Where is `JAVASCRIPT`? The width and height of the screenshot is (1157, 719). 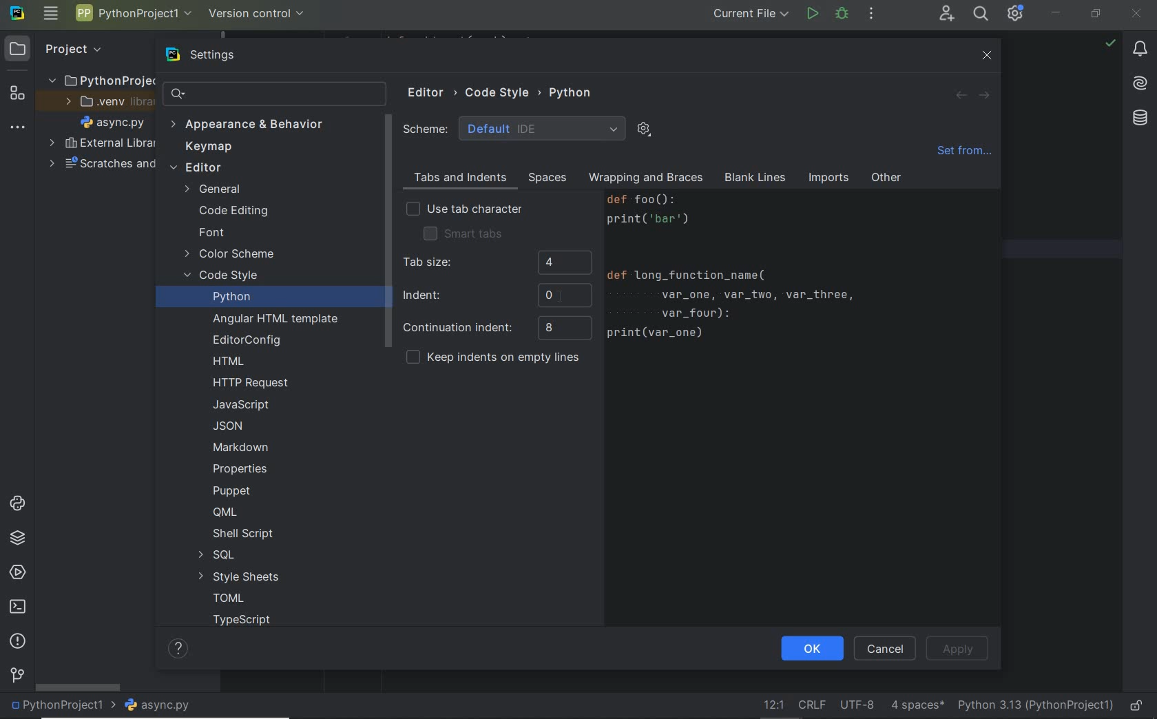
JAVASCRIPT is located at coordinates (239, 405).